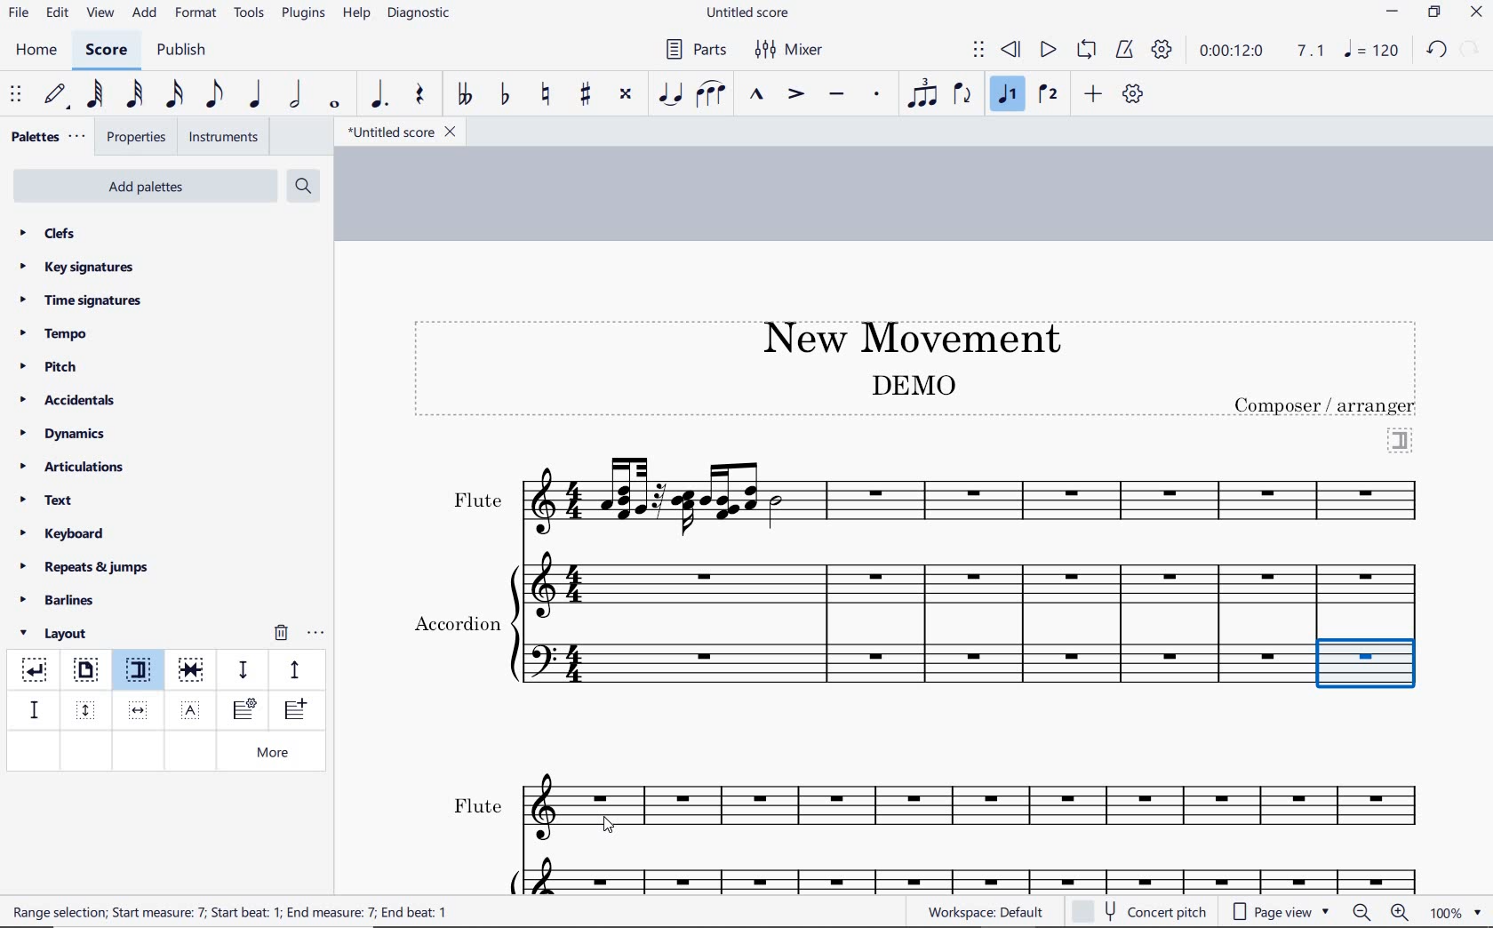  I want to click on eighth note, so click(214, 98).